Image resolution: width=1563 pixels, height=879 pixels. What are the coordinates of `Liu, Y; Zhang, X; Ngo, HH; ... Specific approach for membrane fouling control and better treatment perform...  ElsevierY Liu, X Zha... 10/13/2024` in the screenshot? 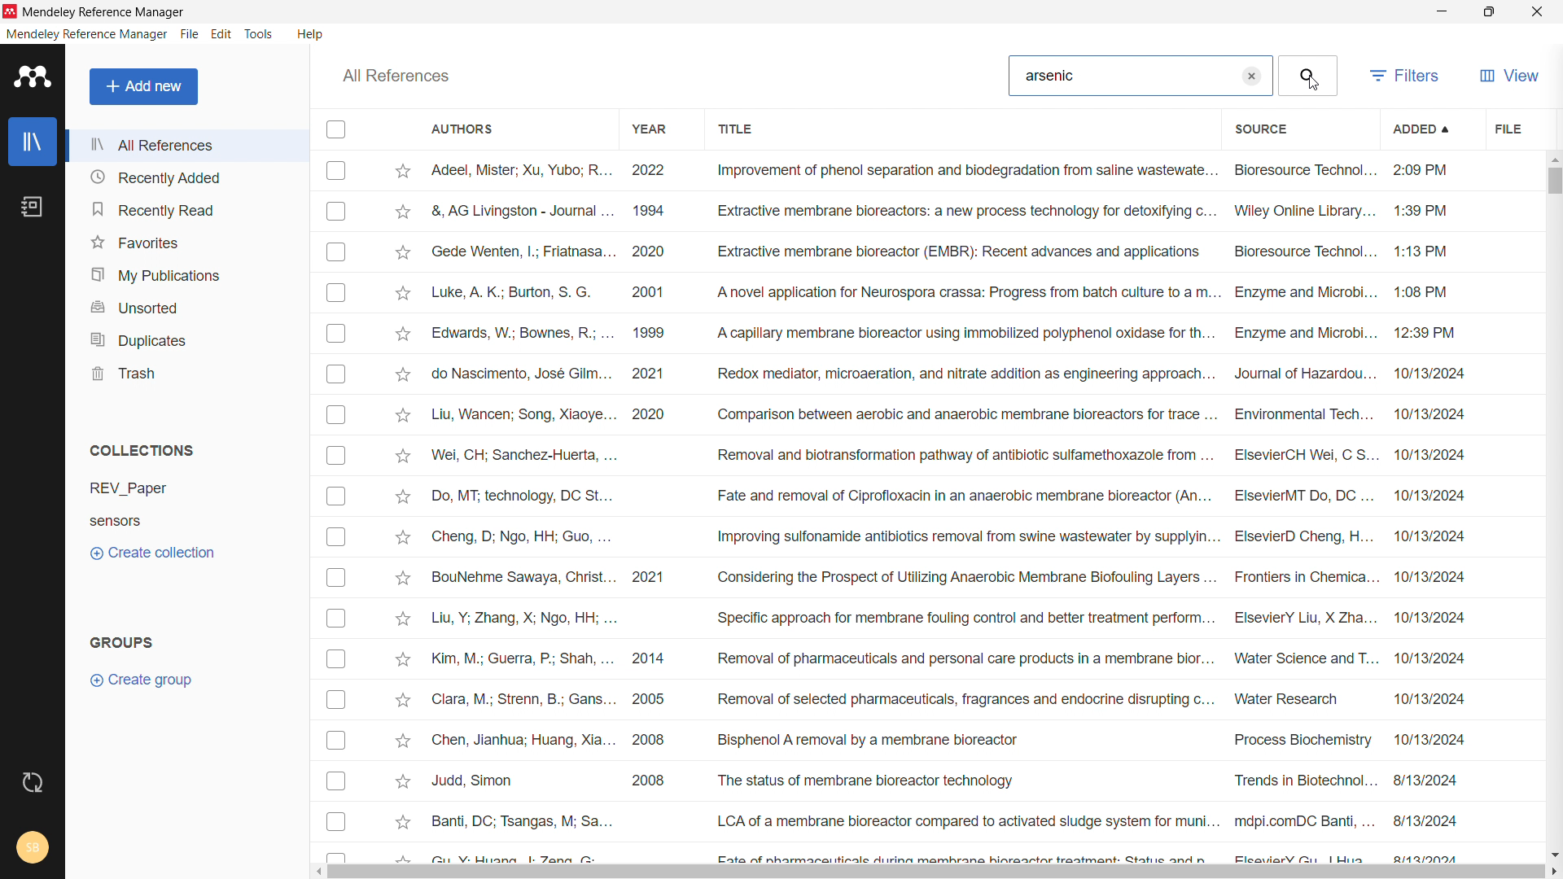 It's located at (948, 616).